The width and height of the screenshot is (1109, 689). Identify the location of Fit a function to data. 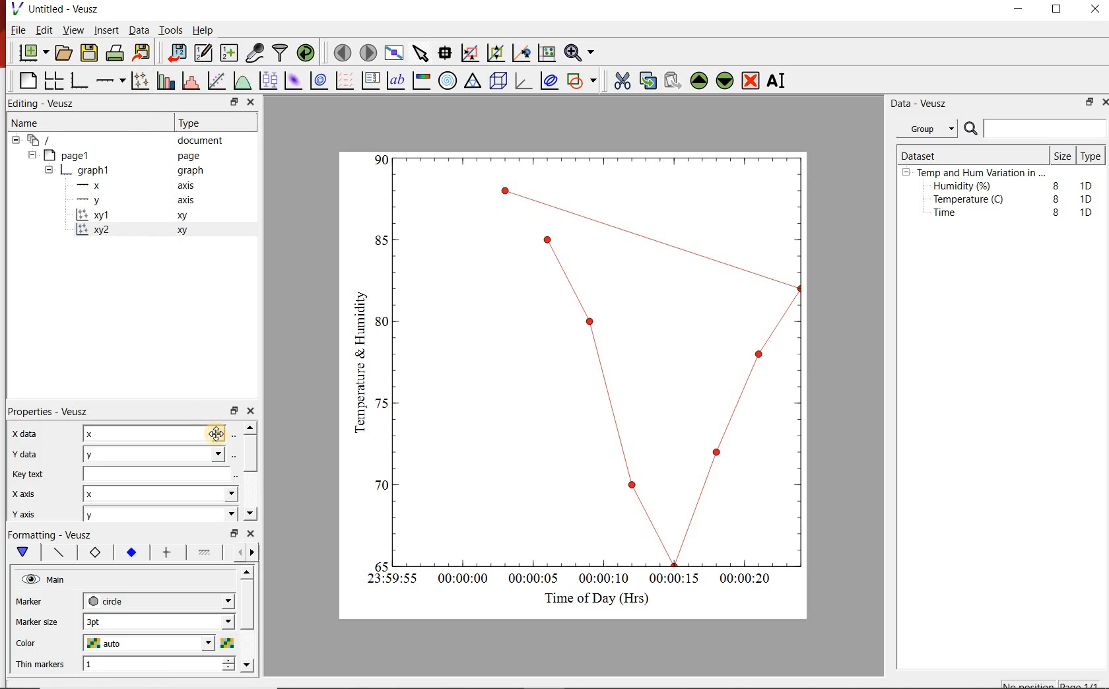
(217, 80).